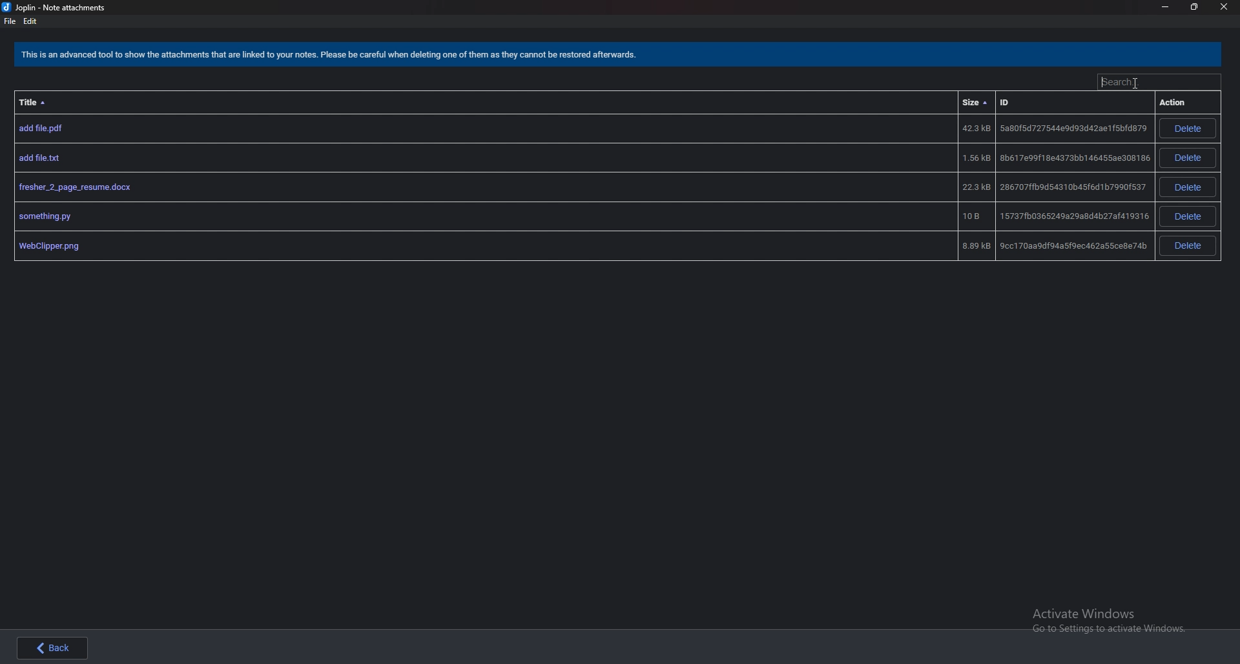 This screenshot has width=1240, height=664. Describe the element at coordinates (579, 246) in the screenshot. I see `attachment` at that location.